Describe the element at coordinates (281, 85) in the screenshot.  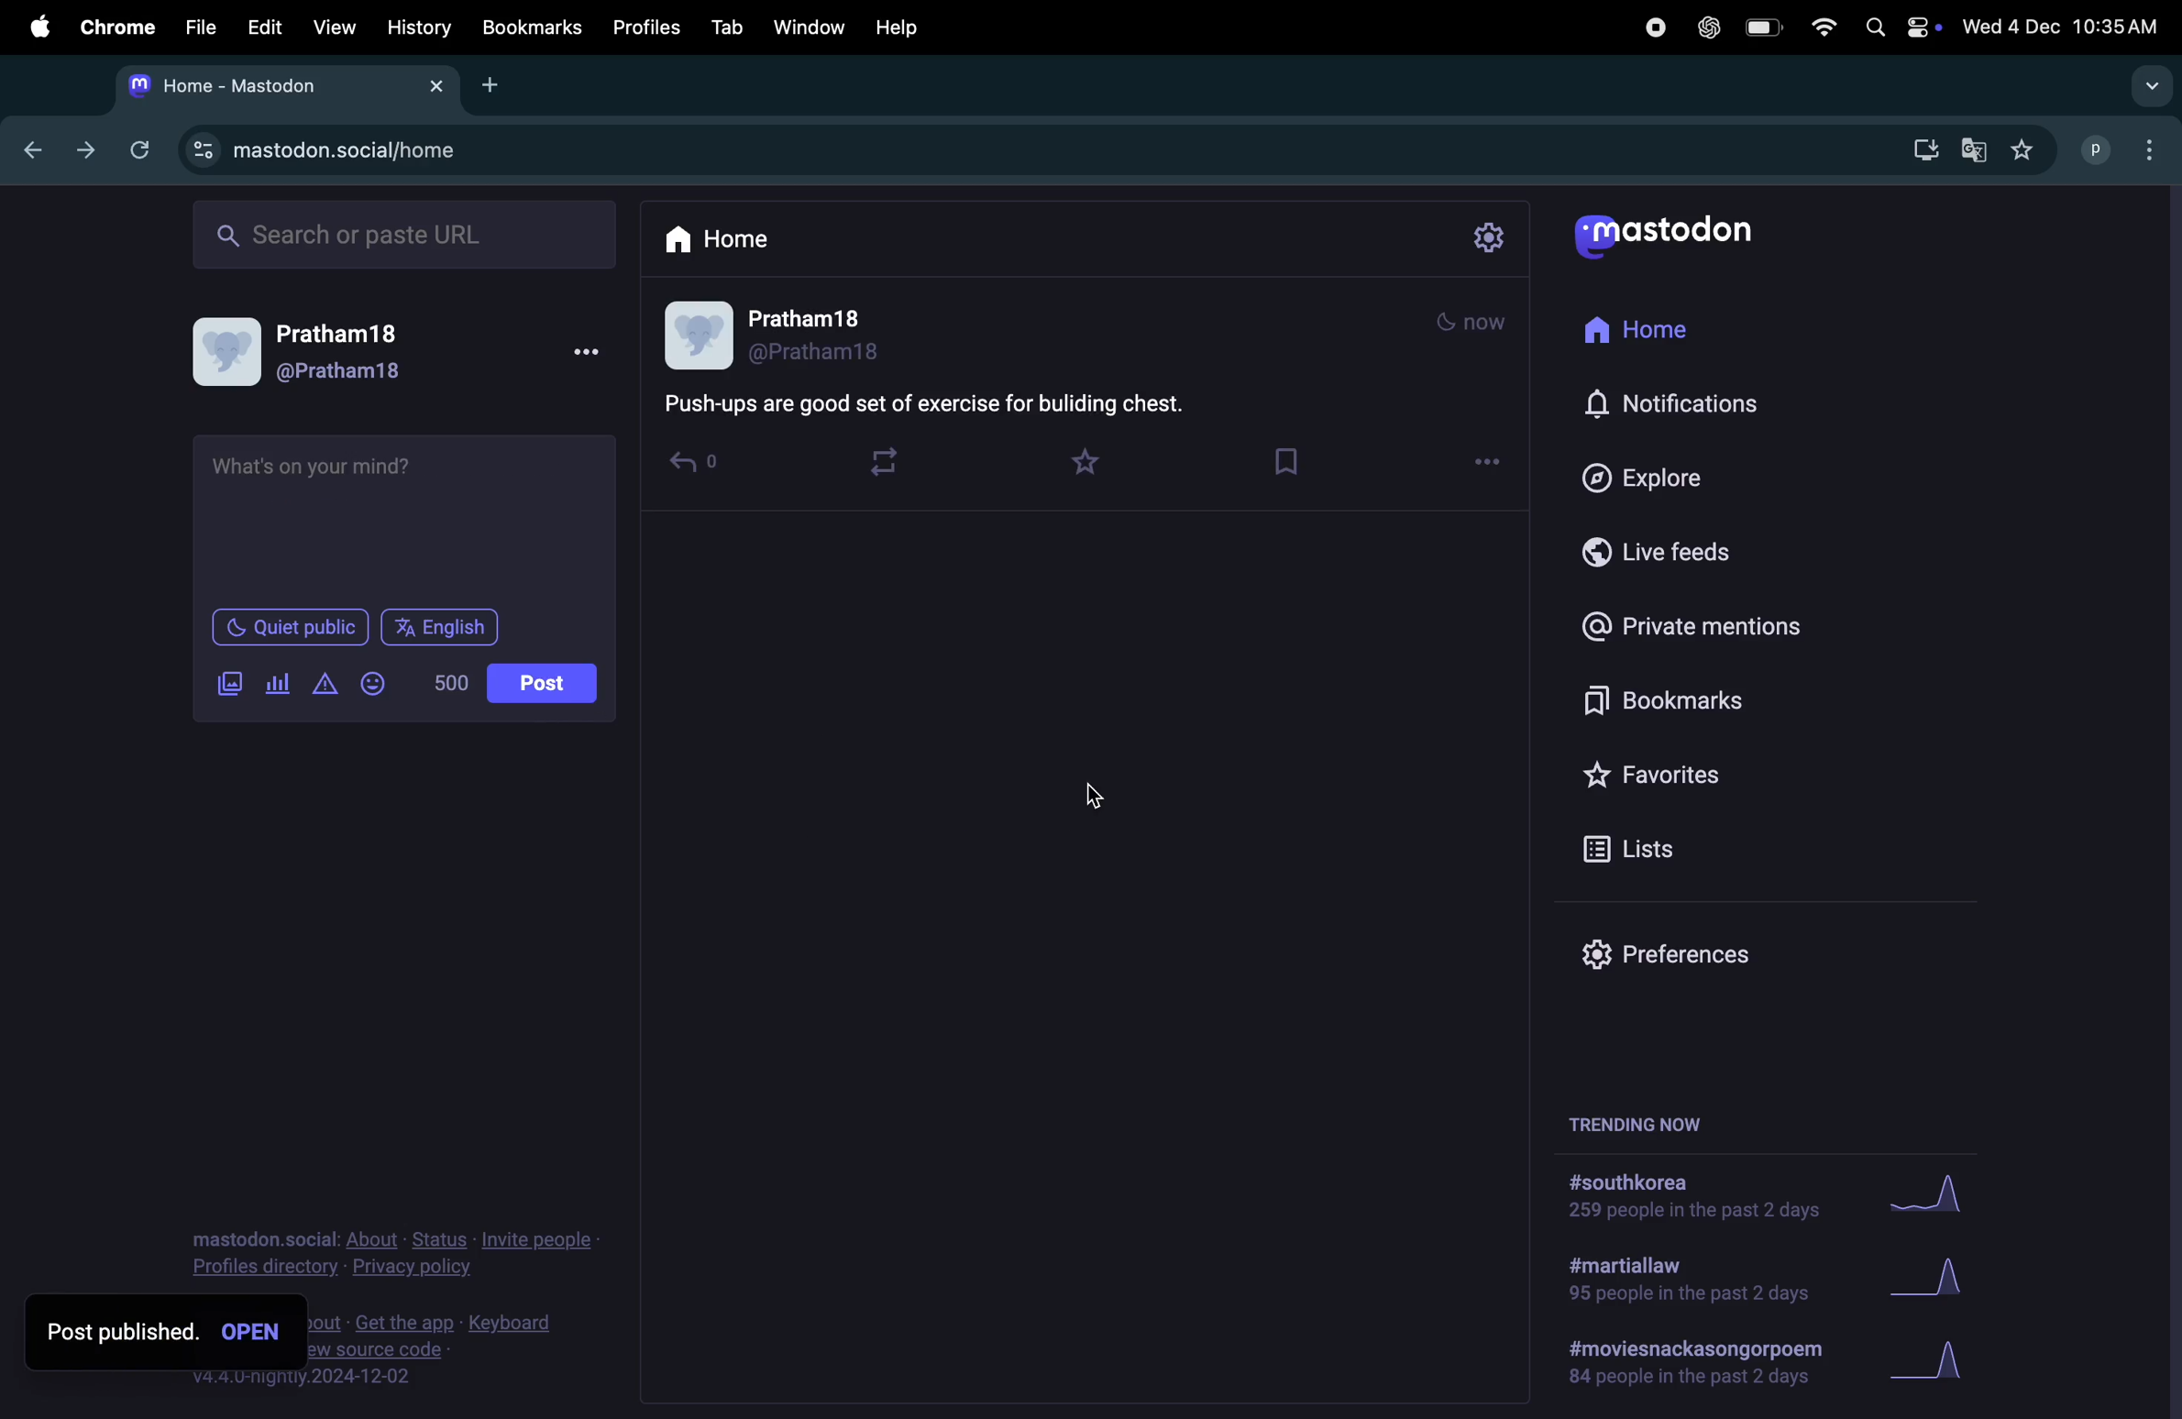
I see `Mastodon tab` at that location.